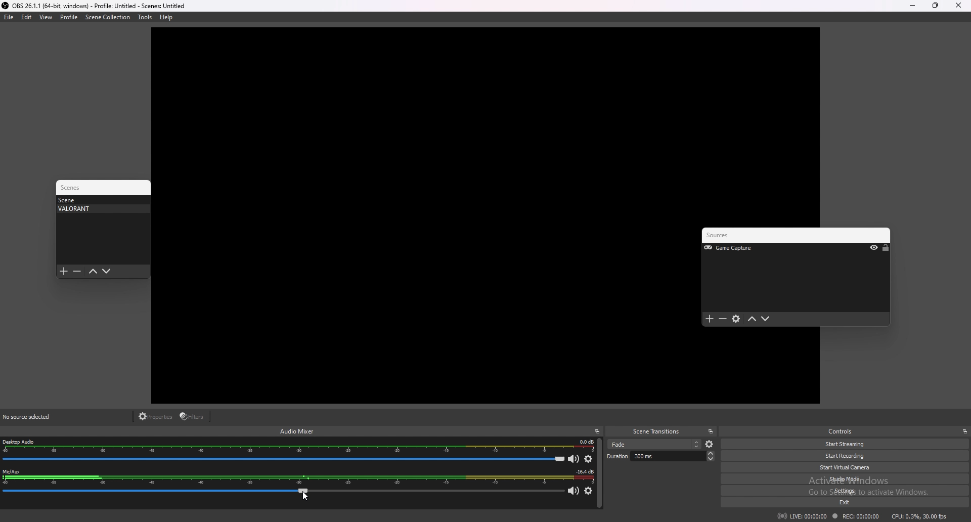 The width and height of the screenshot is (971, 522). I want to click on hide, so click(874, 248).